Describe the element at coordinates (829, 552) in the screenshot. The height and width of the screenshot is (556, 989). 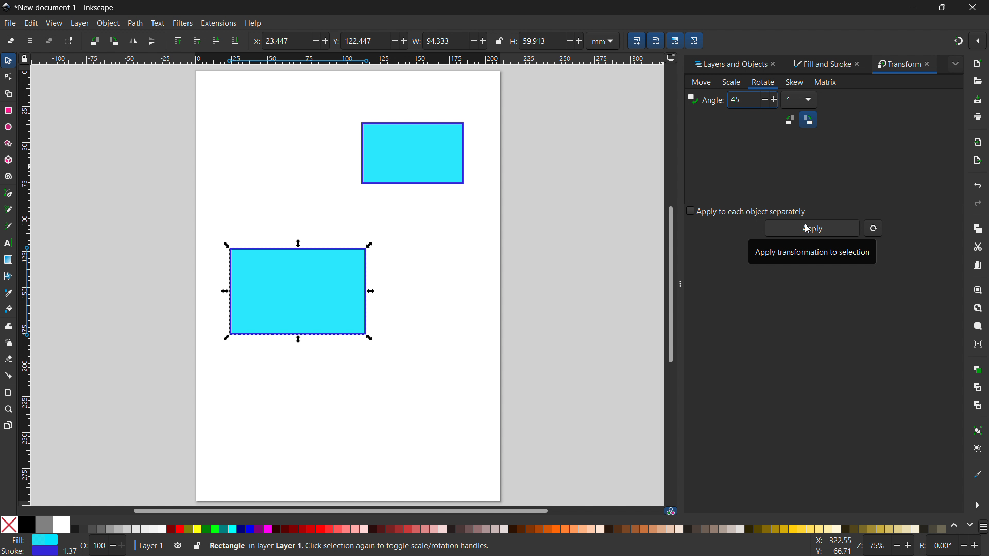
I see `Y: 160.93` at that location.